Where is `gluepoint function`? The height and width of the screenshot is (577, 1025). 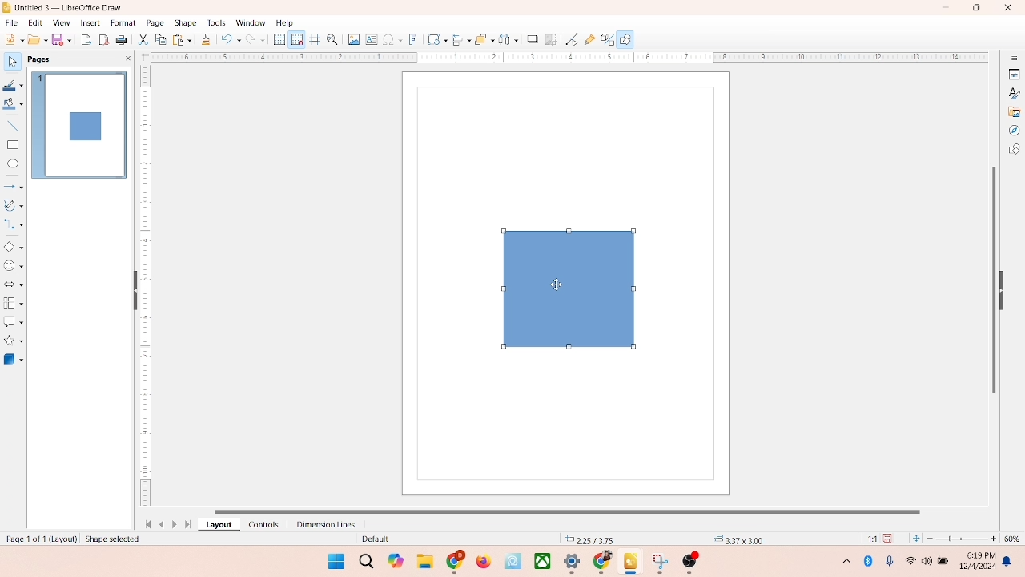
gluepoint function is located at coordinates (589, 40).